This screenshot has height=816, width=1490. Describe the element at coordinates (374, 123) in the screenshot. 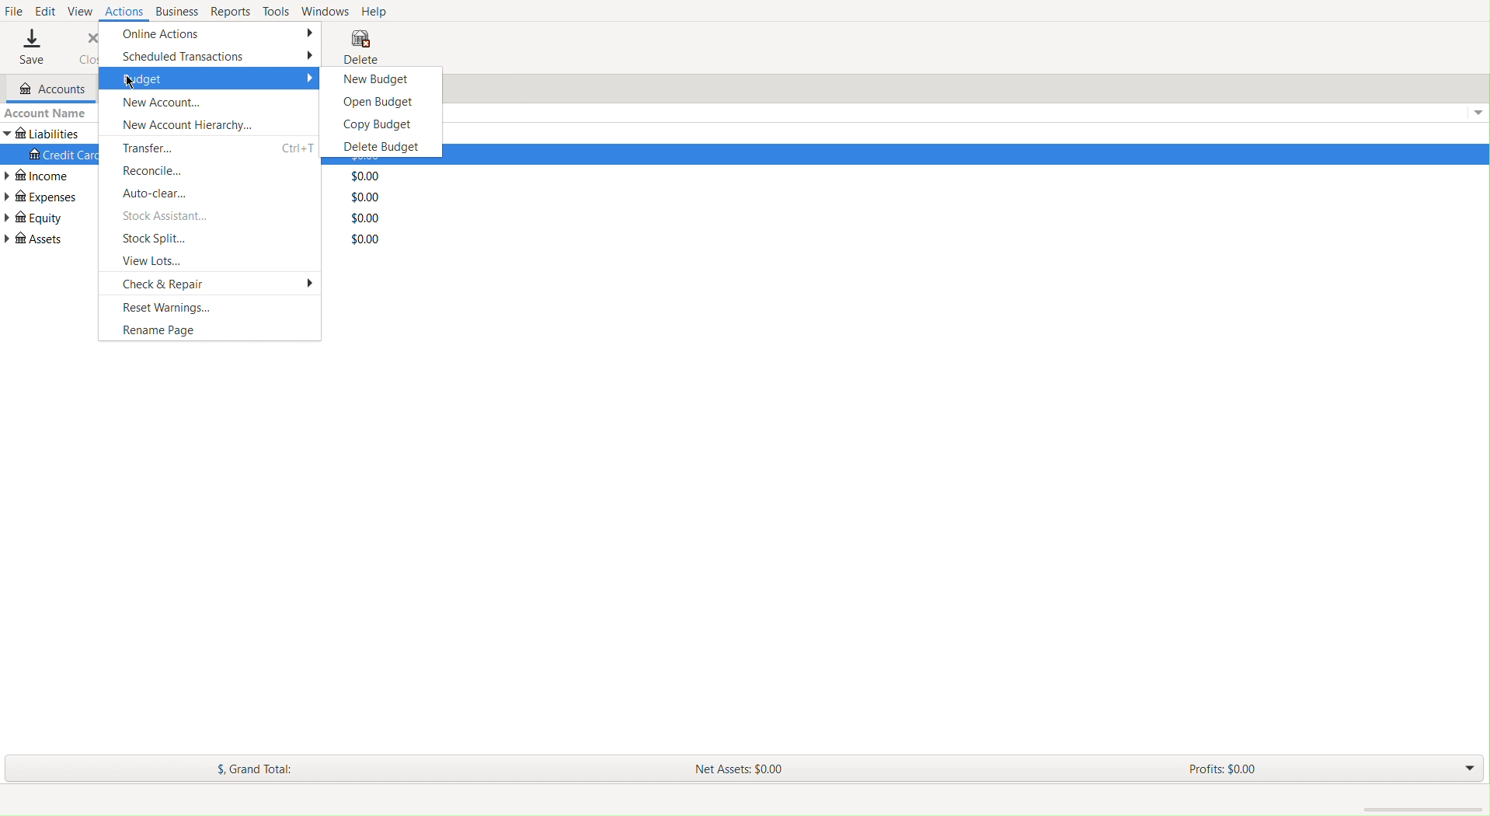

I see `Copy Budget` at that location.